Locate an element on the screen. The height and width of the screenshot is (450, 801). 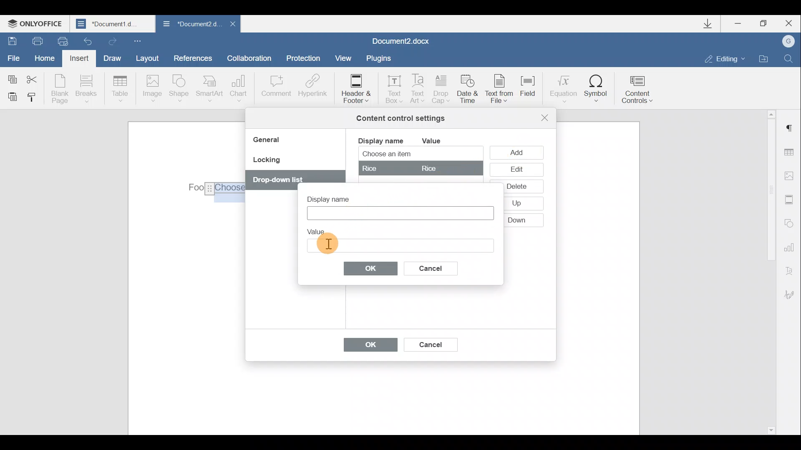
Display name is located at coordinates (380, 140).